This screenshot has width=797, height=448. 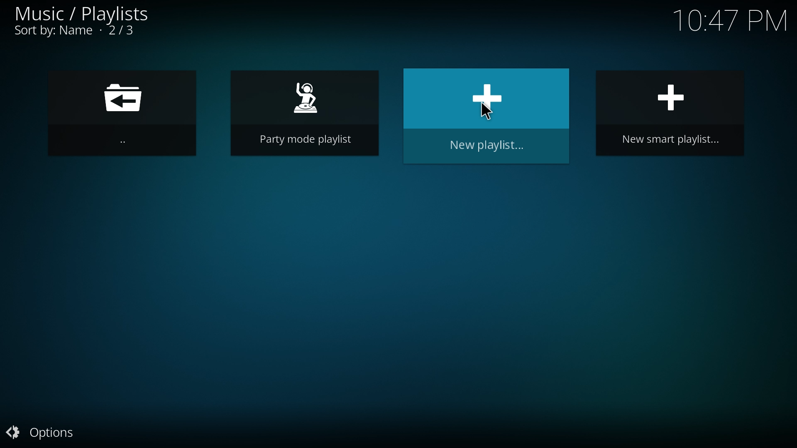 I want to click on music/playlists, so click(x=89, y=20).